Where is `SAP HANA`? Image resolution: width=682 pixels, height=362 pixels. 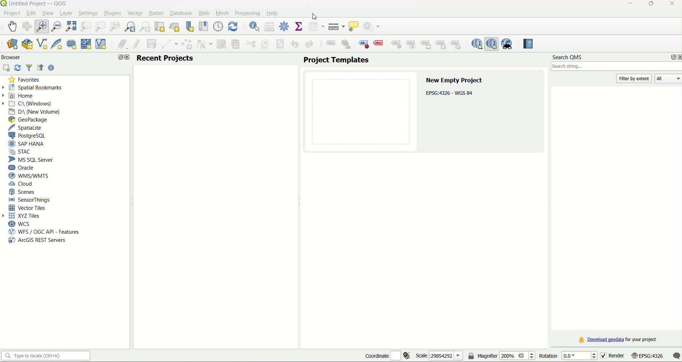 SAP HANA is located at coordinates (29, 144).